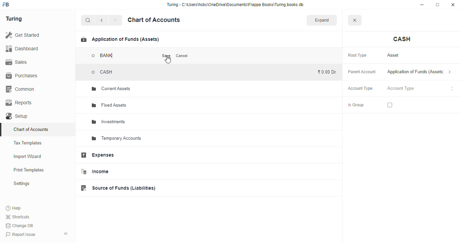 The height and width of the screenshot is (243, 461). I want to click on get started, so click(22, 35).